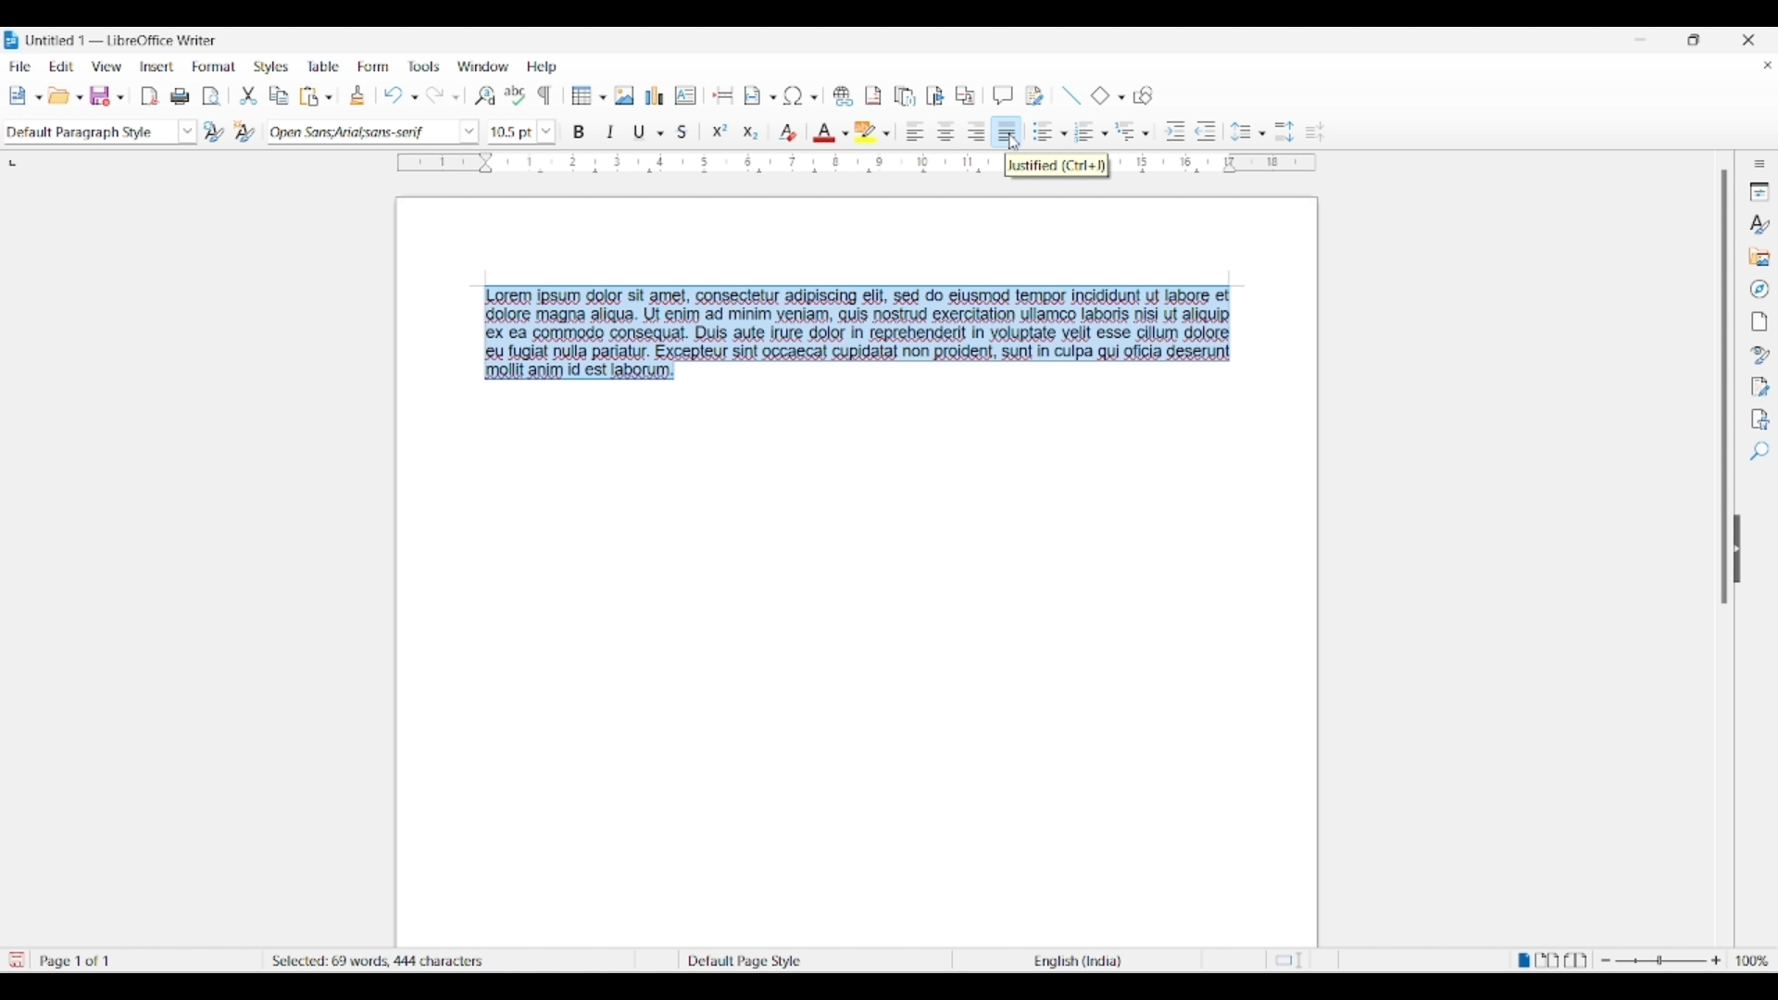  What do you see at coordinates (1117, 97) in the screenshot?
I see `Basic shape options` at bounding box center [1117, 97].